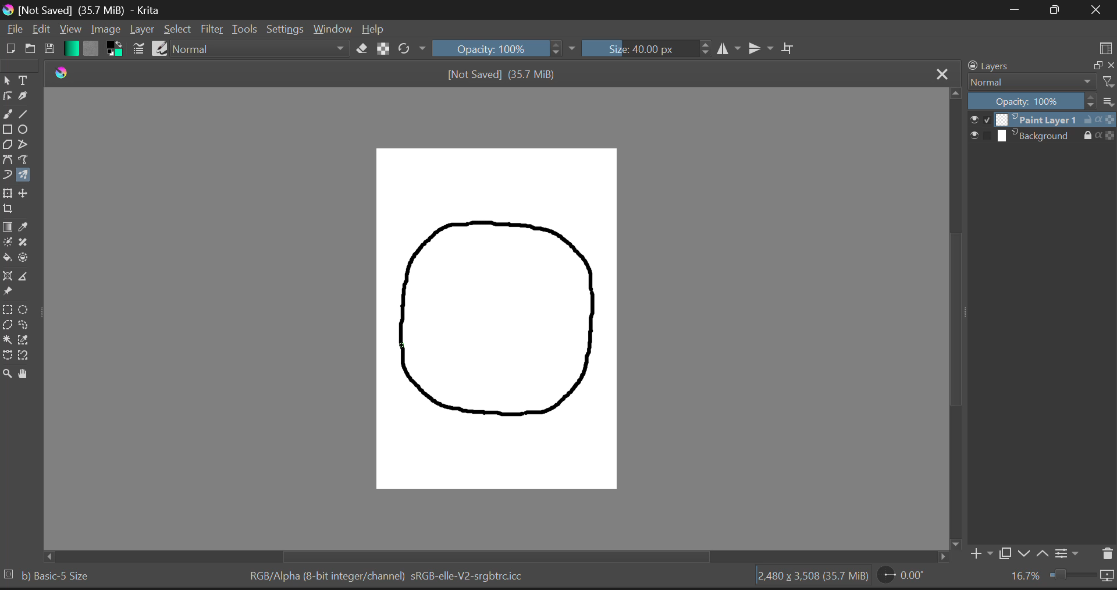 Image resolution: width=1117 pixels, height=590 pixels. I want to click on Freehand, so click(7, 113).